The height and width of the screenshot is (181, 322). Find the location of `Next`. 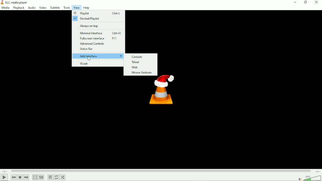

Next is located at coordinates (27, 177).